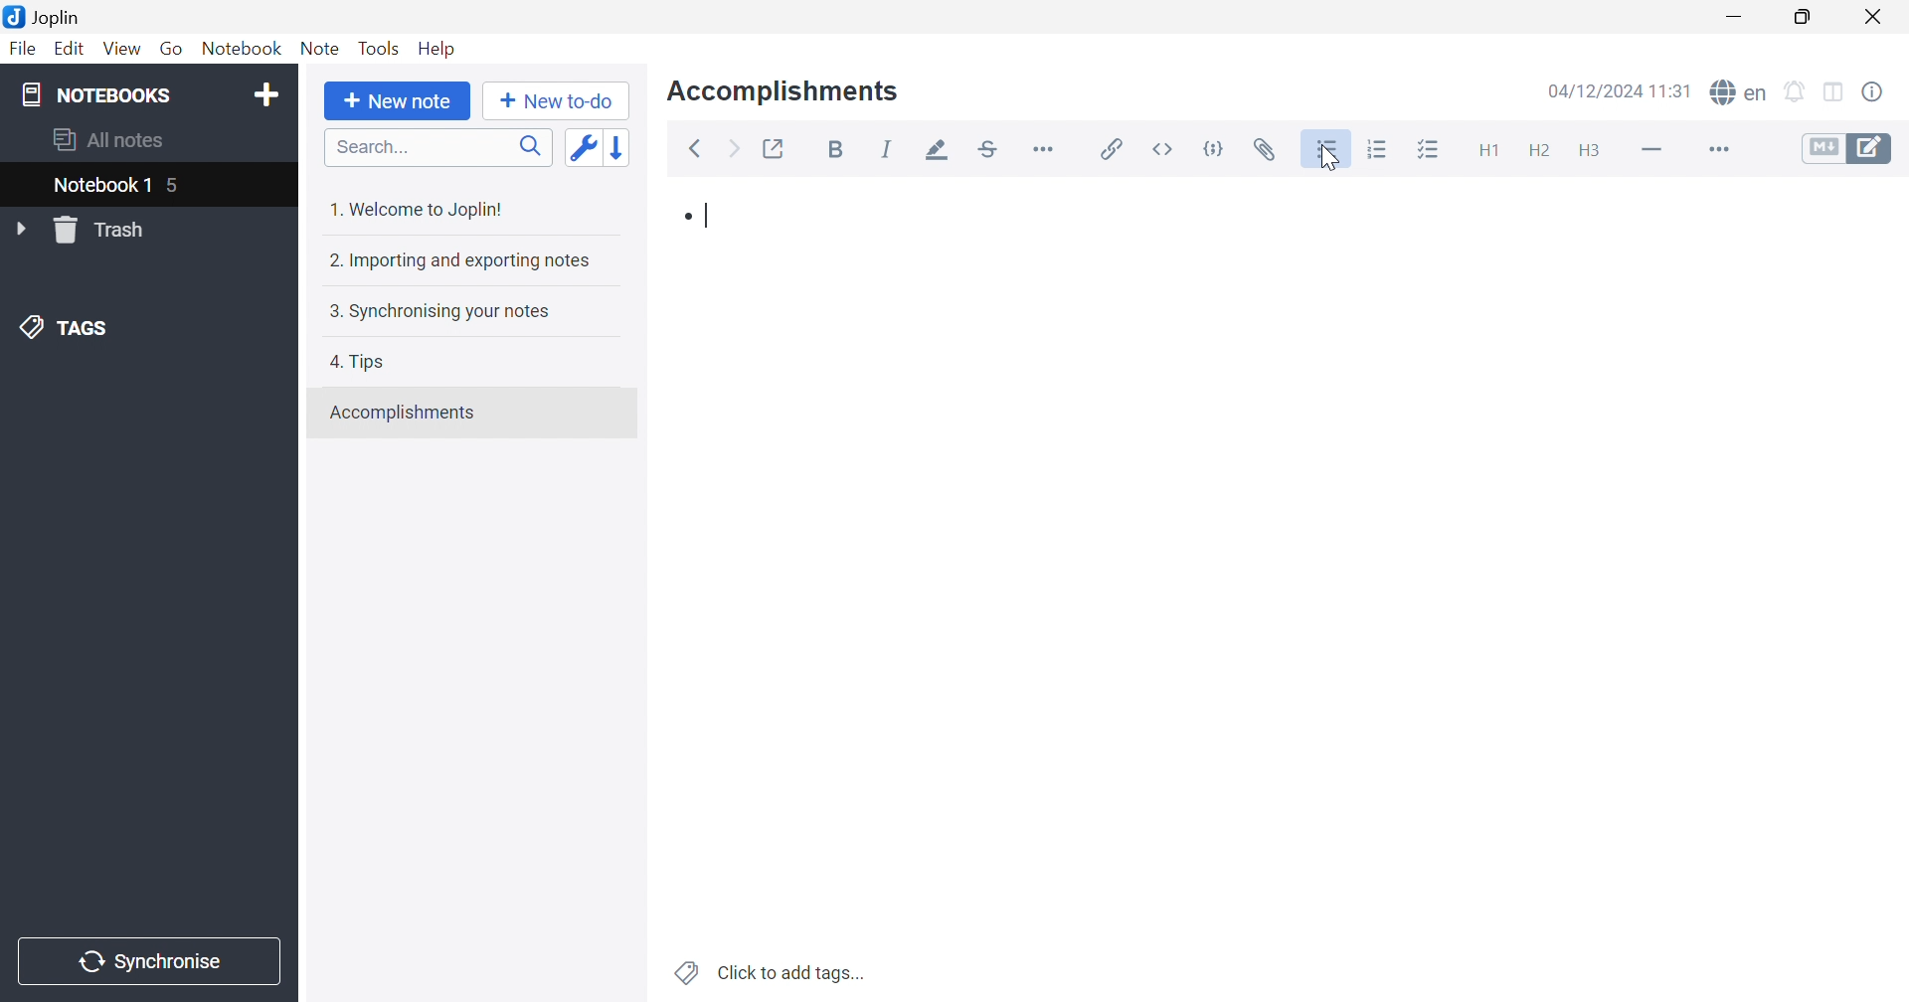  What do you see at coordinates (1655, 152) in the screenshot?
I see `Horizontal line` at bounding box center [1655, 152].